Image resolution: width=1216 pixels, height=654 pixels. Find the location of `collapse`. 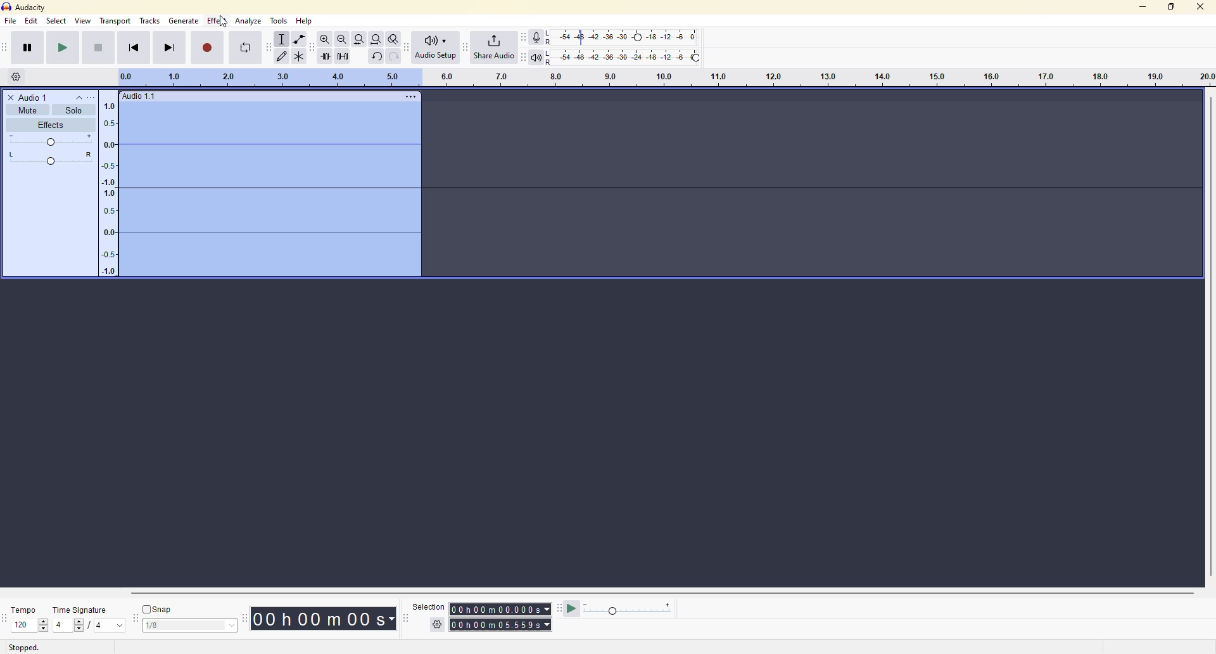

collapse is located at coordinates (79, 97).